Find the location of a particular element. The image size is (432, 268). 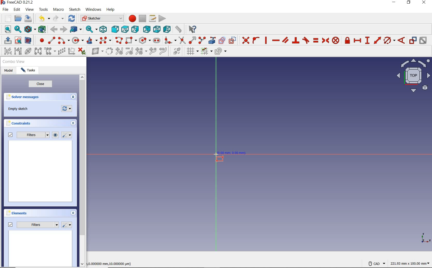

leave sketch is located at coordinates (7, 41).